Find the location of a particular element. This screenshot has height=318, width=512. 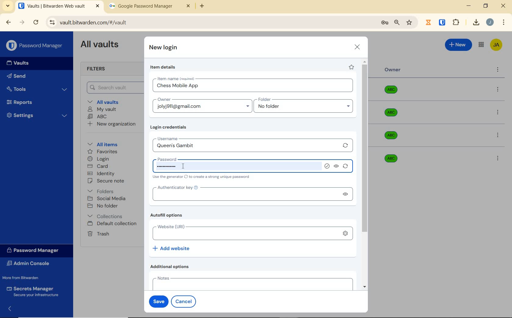

collection is located at coordinates (105, 216).